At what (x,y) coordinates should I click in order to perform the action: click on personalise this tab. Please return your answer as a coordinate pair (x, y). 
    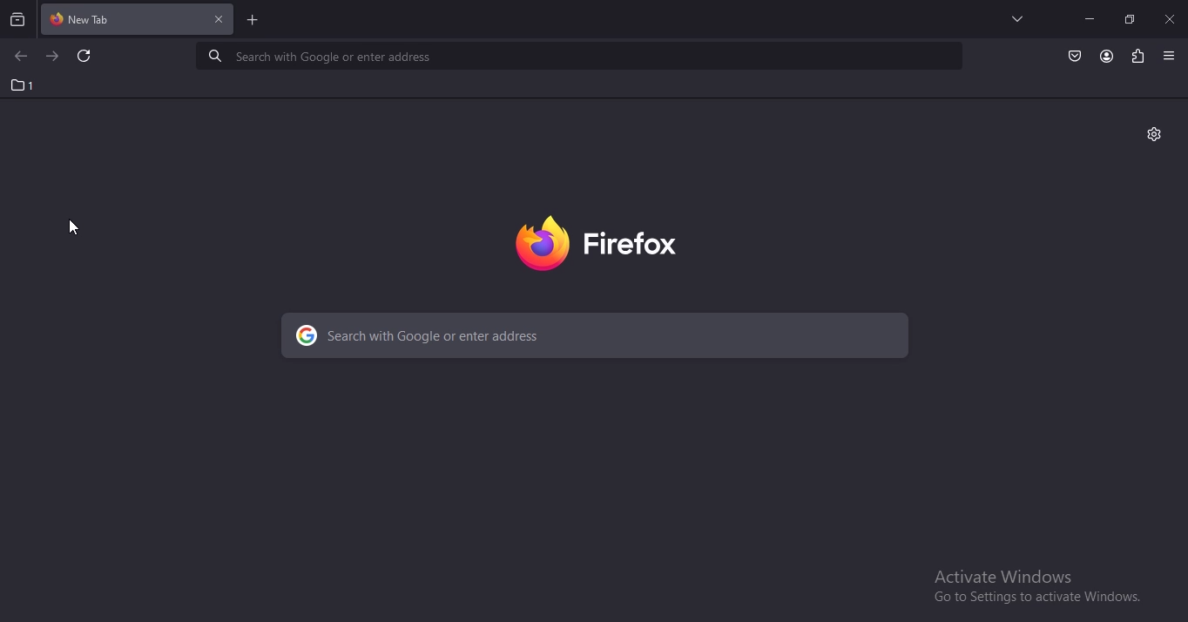
    Looking at the image, I should click on (1158, 134).